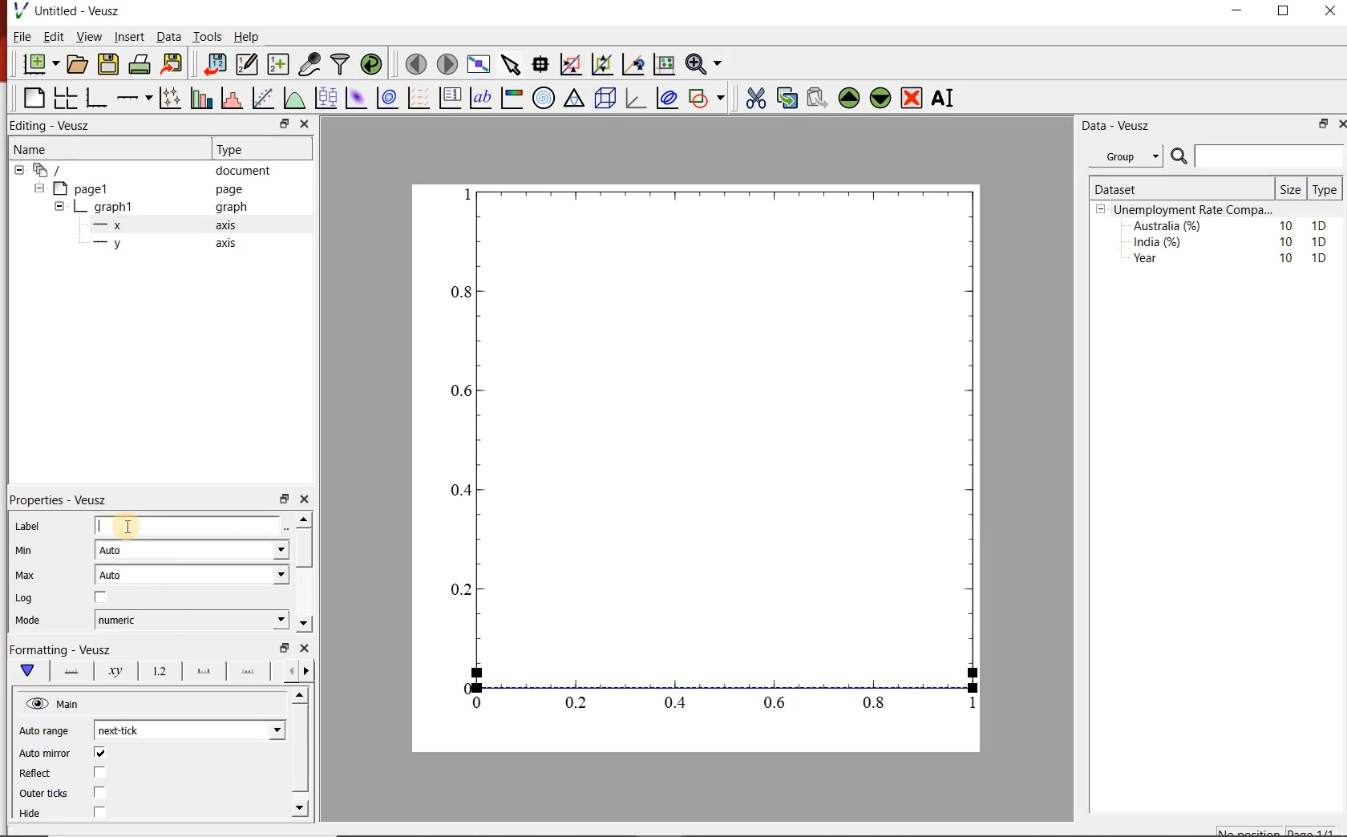 This screenshot has width=1347, height=837. What do you see at coordinates (188, 525) in the screenshot?
I see `label field` at bounding box center [188, 525].